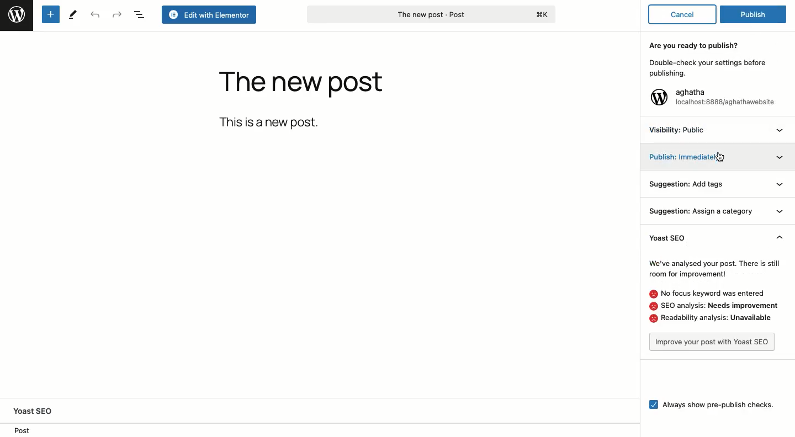  What do you see at coordinates (708, 68) in the screenshot?
I see `Double-check your settings before publishing.` at bounding box center [708, 68].